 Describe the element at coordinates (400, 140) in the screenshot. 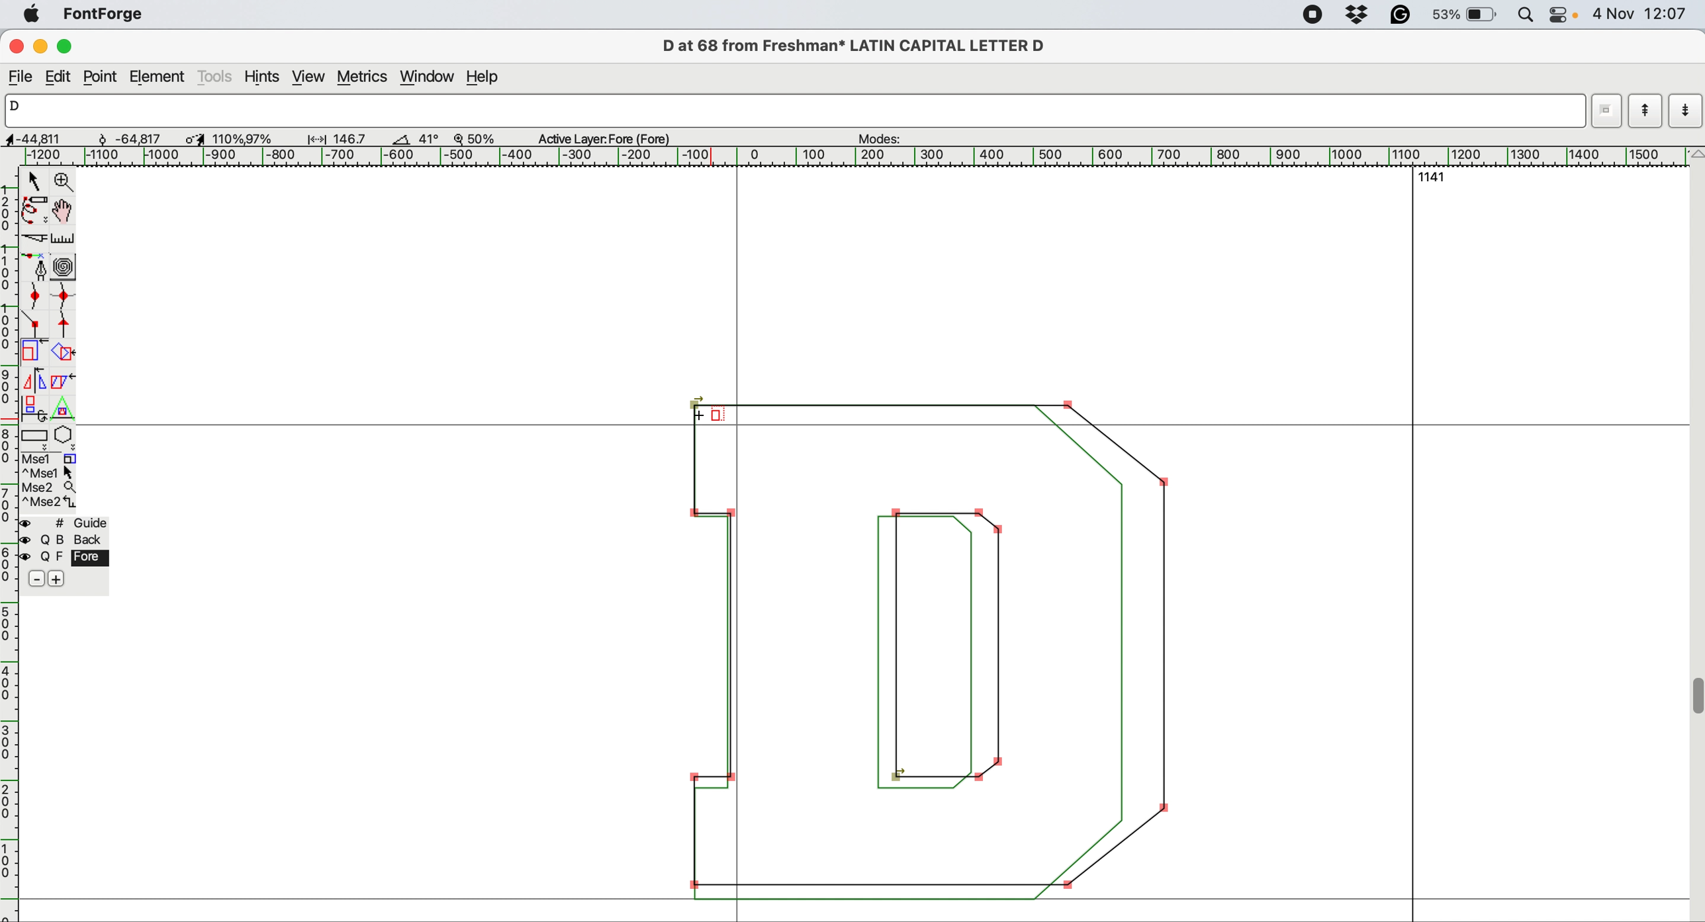

I see `angle` at that location.